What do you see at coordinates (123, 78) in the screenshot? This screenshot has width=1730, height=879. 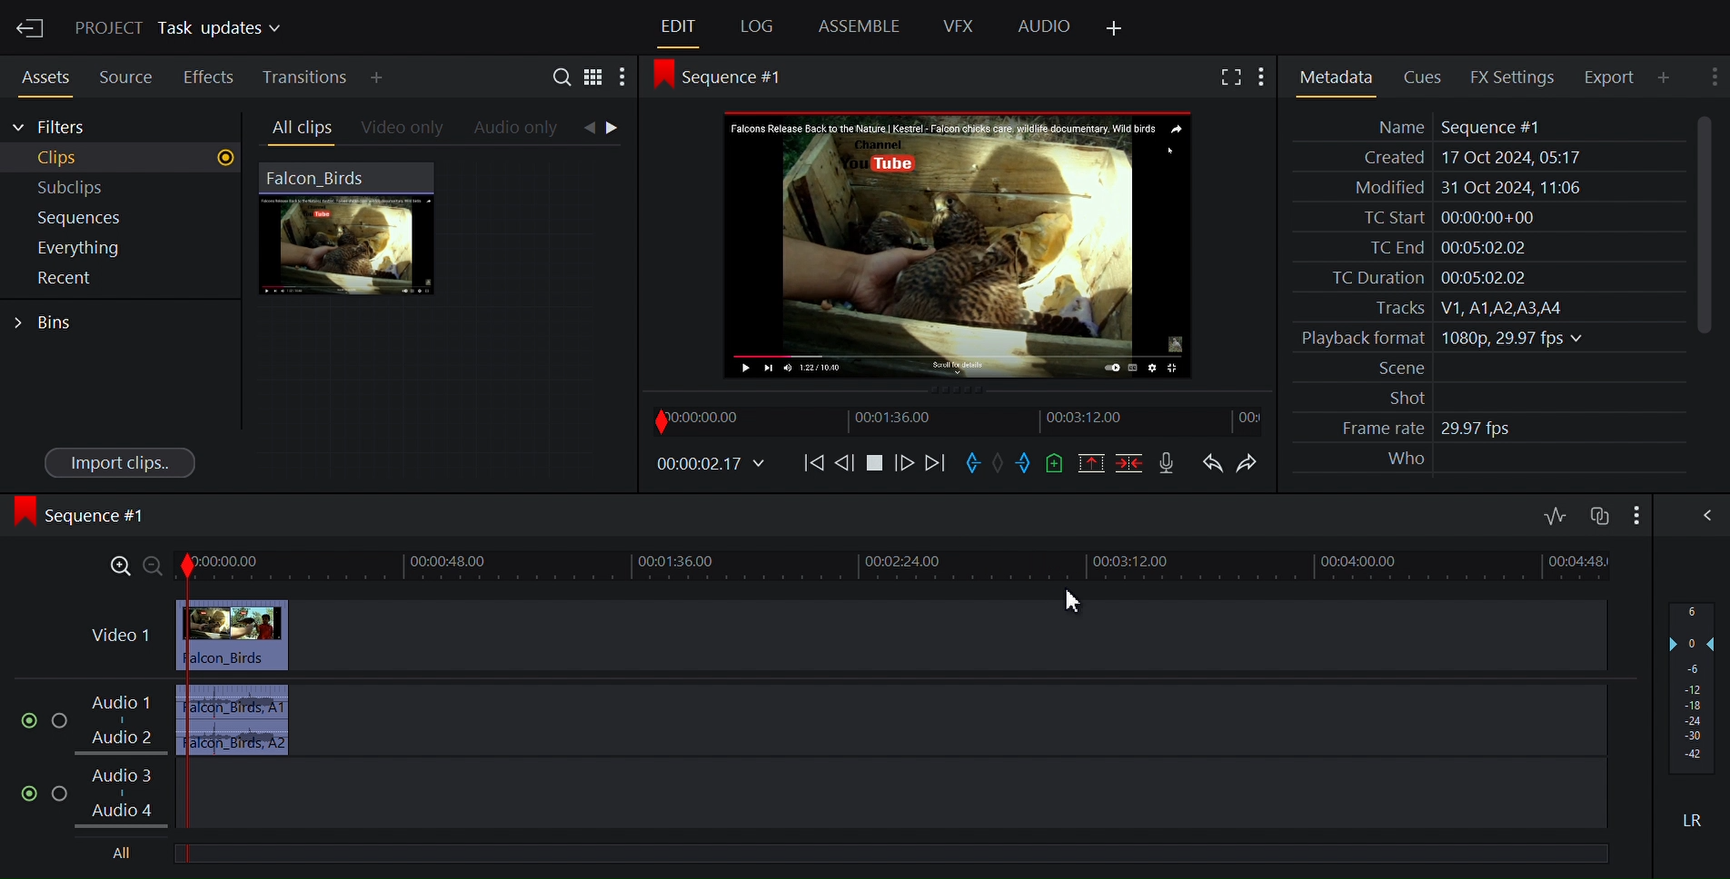 I see `Sources` at bounding box center [123, 78].